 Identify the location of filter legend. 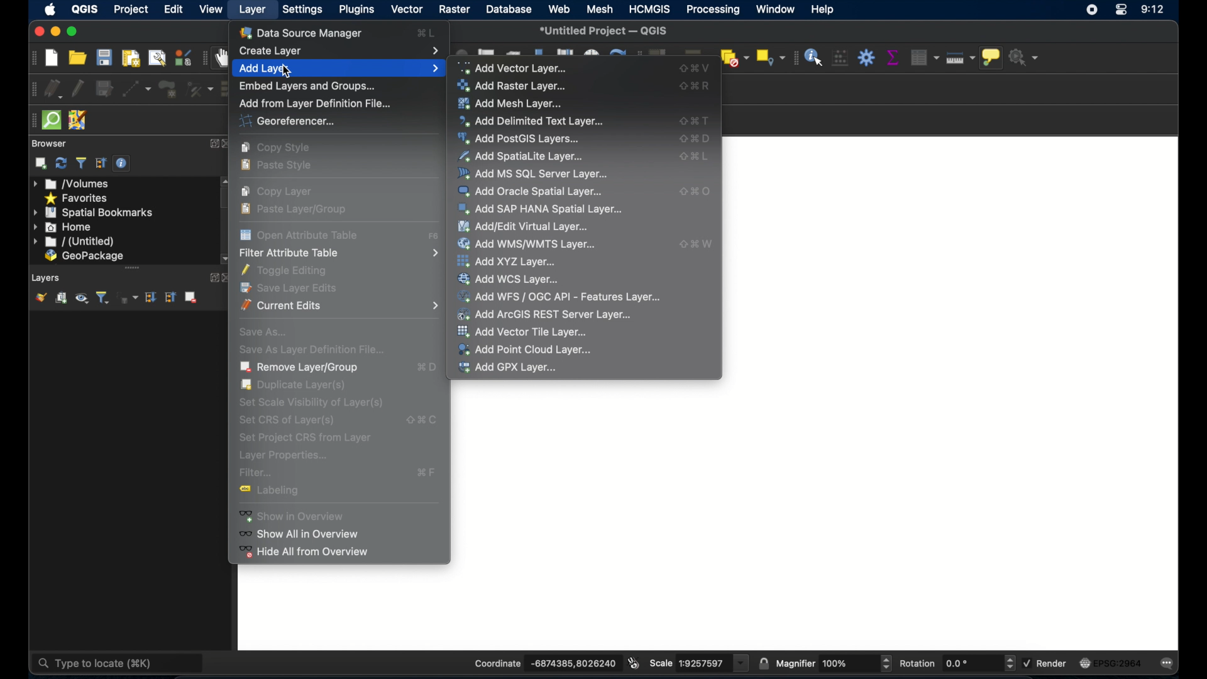
(104, 298).